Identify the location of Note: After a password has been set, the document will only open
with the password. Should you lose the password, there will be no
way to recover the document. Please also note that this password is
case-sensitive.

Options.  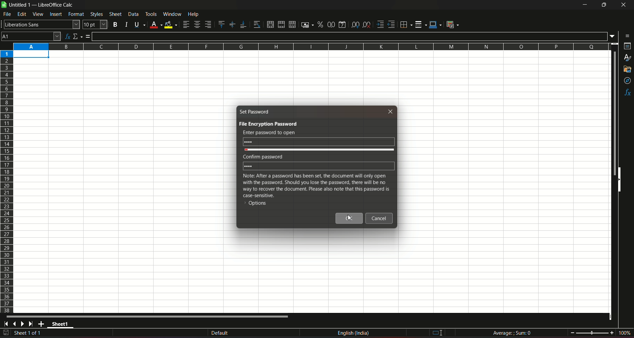
(316, 190).